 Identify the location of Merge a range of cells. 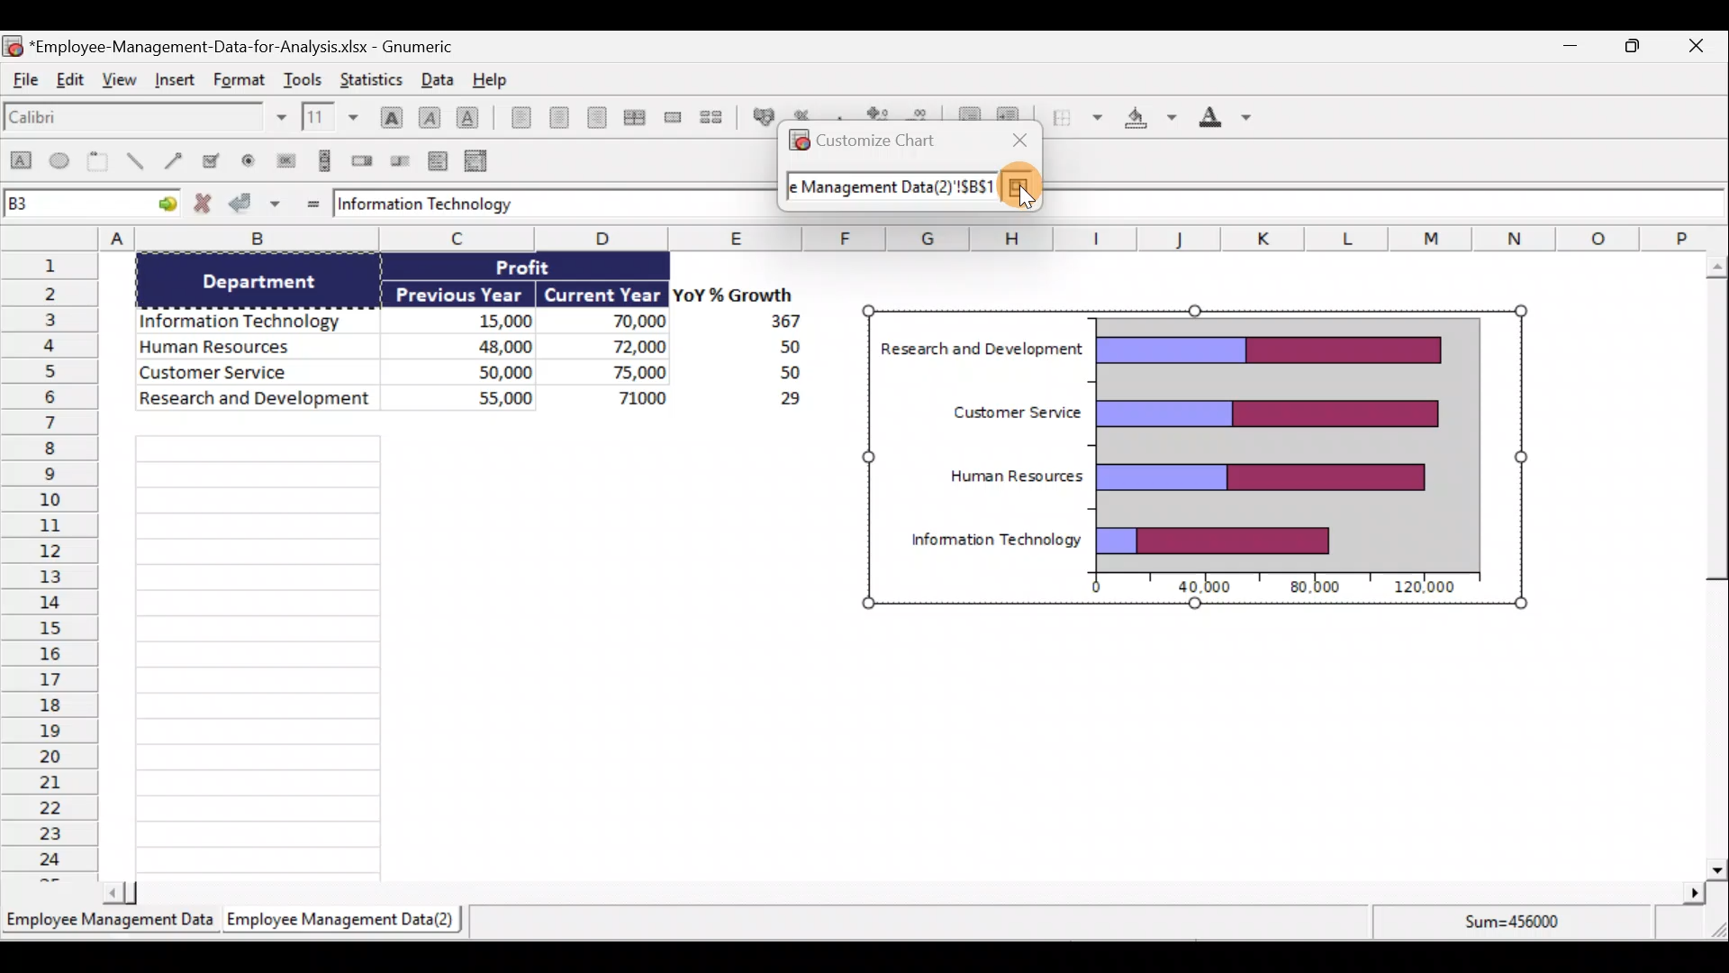
(676, 117).